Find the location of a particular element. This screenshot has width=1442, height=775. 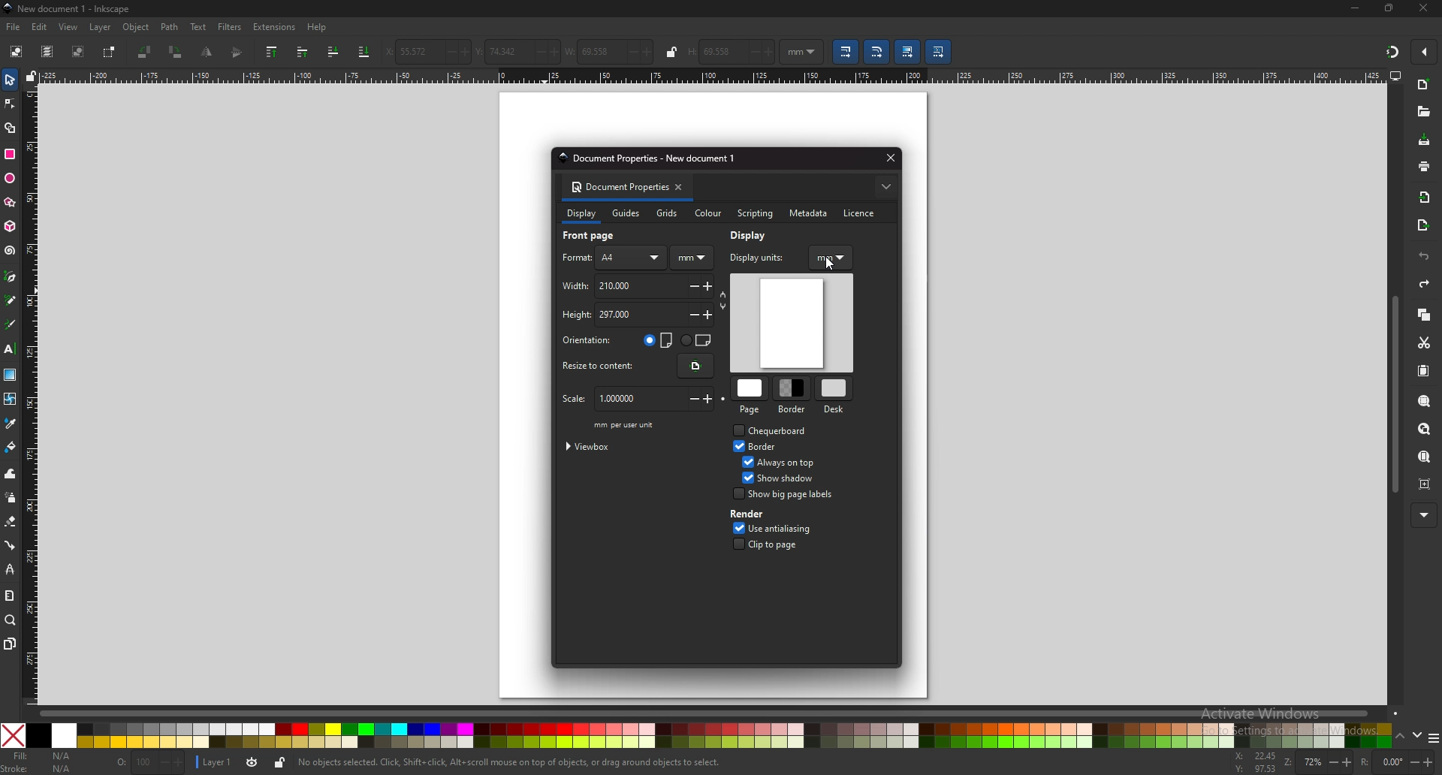

zoom centre page is located at coordinates (1425, 484).